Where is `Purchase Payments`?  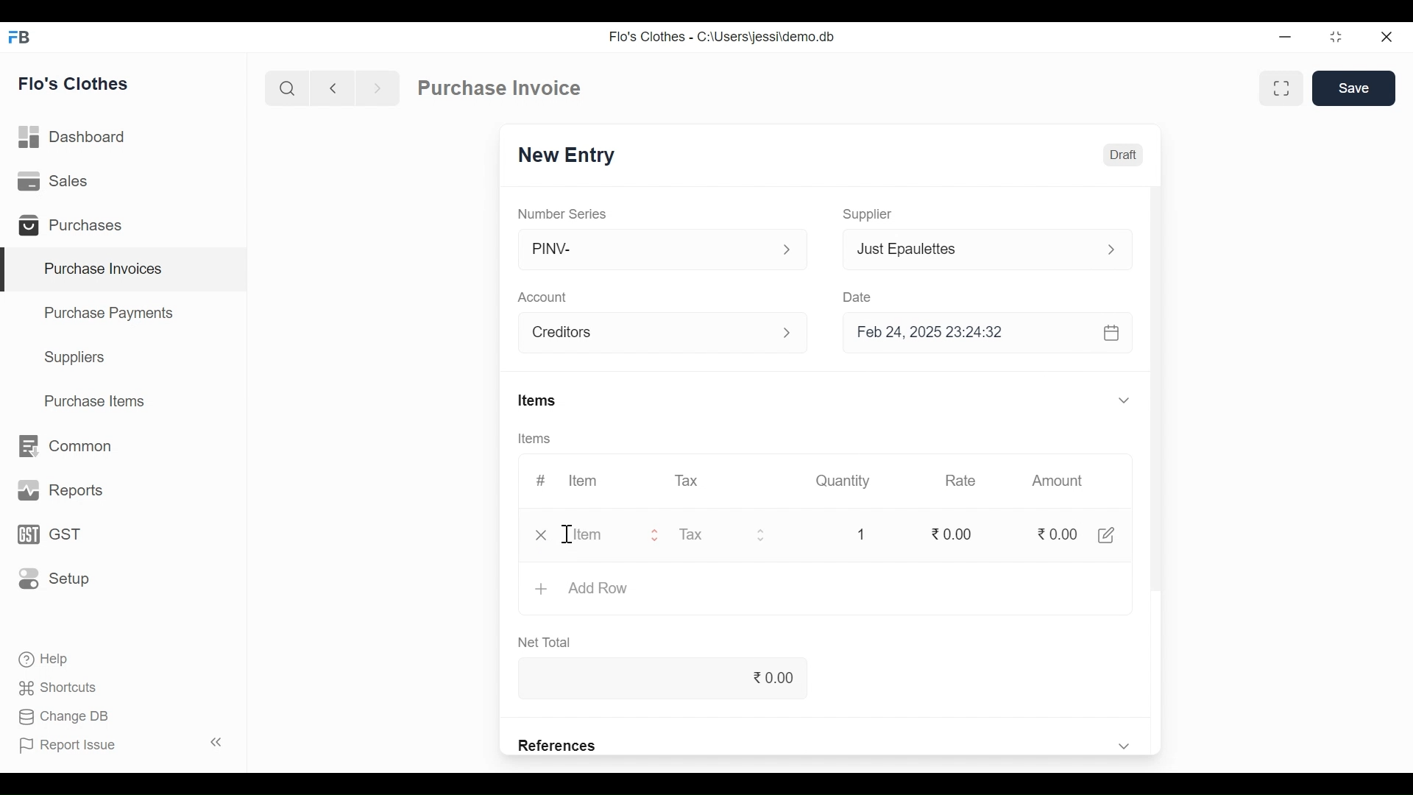 Purchase Payments is located at coordinates (107, 312).